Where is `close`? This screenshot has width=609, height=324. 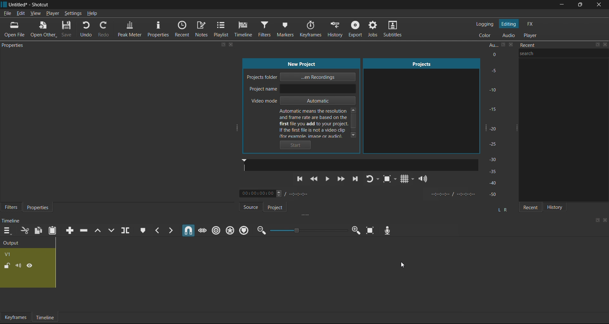
close is located at coordinates (605, 220).